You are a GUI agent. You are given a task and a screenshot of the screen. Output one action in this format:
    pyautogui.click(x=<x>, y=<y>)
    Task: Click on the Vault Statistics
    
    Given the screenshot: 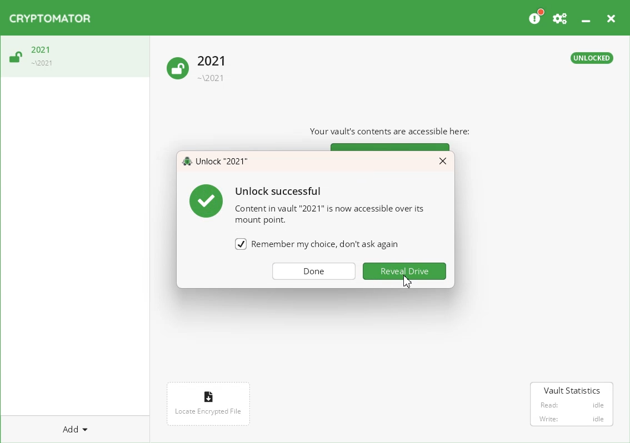 What is the action you would take?
    pyautogui.click(x=572, y=405)
    